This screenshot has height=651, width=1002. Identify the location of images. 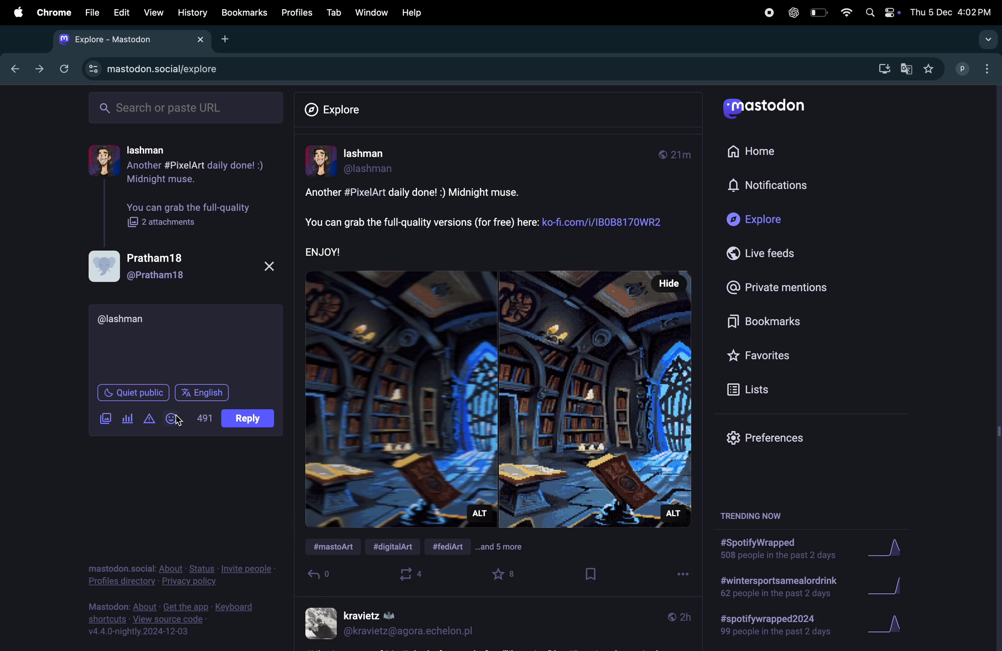
(102, 419).